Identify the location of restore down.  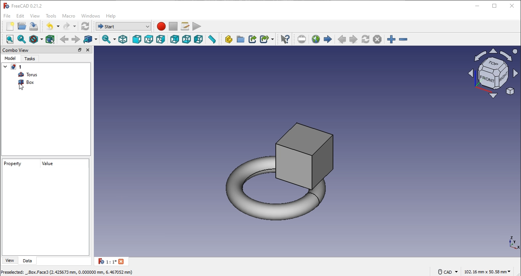
(495, 6).